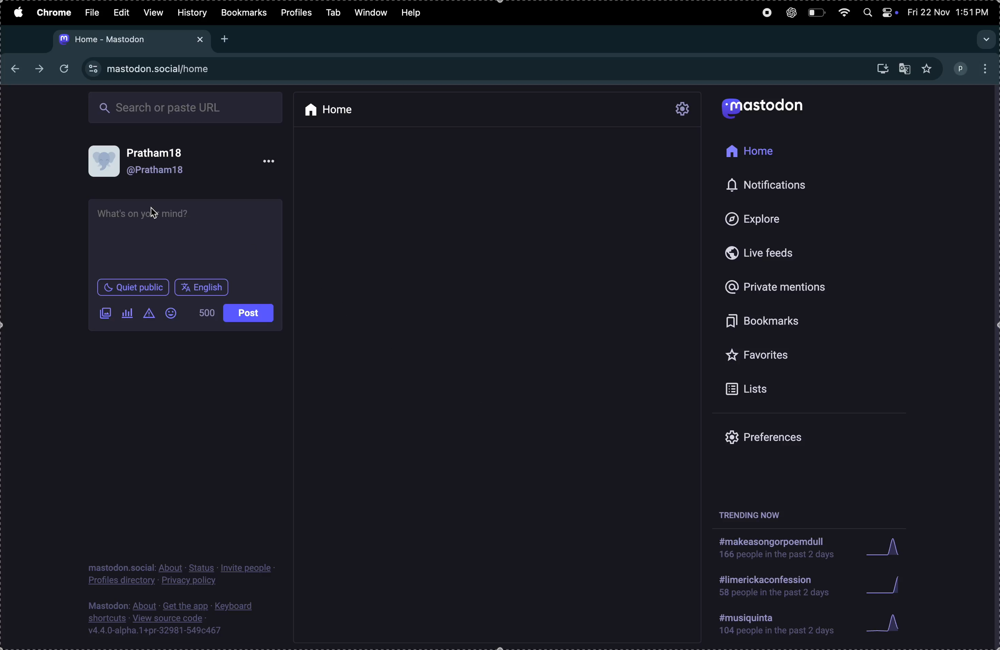 The height and width of the screenshot is (650, 1000). What do you see at coordinates (184, 237) in the screenshot?
I see `text box` at bounding box center [184, 237].